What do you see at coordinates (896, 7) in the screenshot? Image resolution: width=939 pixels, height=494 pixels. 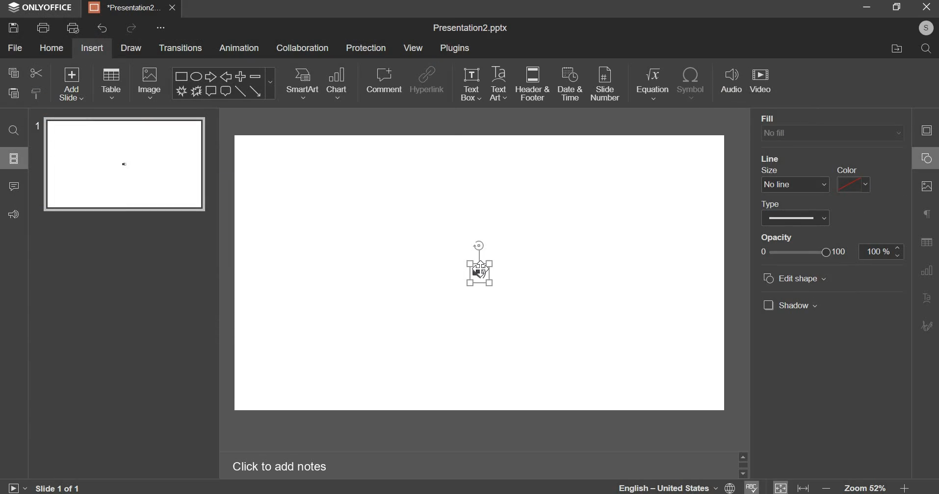 I see `maximize` at bounding box center [896, 7].